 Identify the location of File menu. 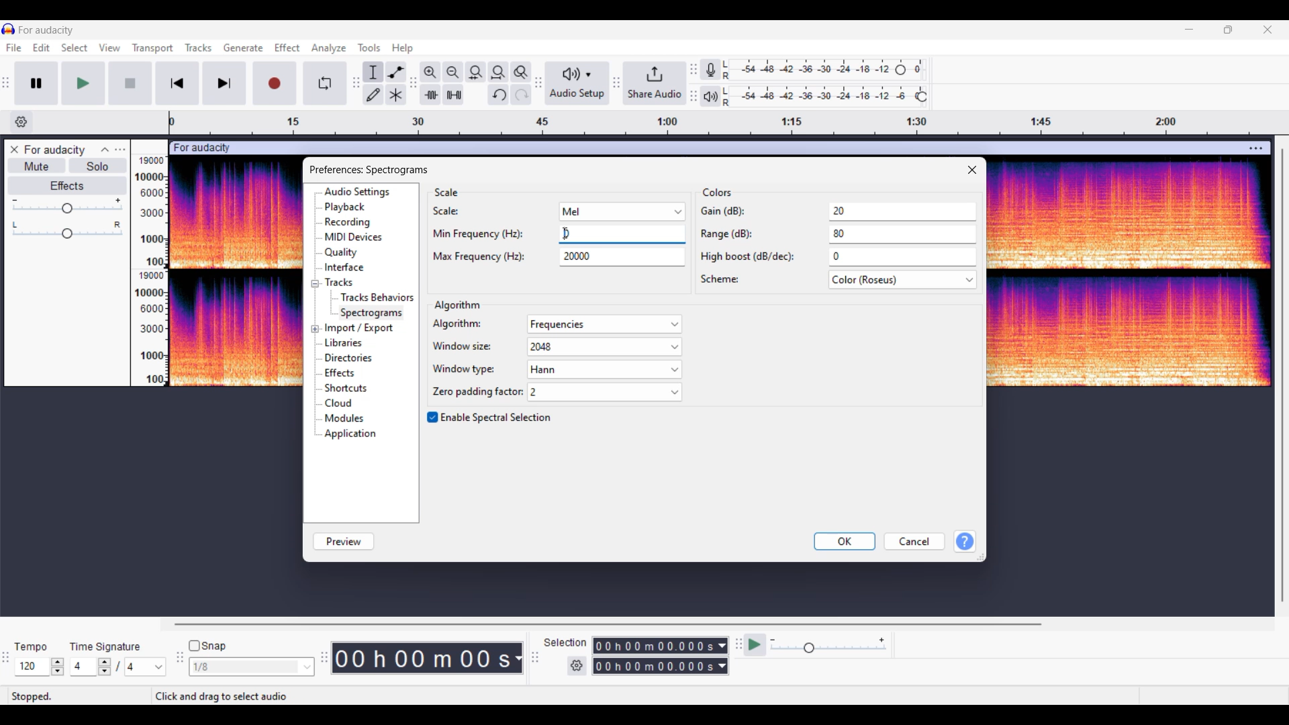
(14, 48).